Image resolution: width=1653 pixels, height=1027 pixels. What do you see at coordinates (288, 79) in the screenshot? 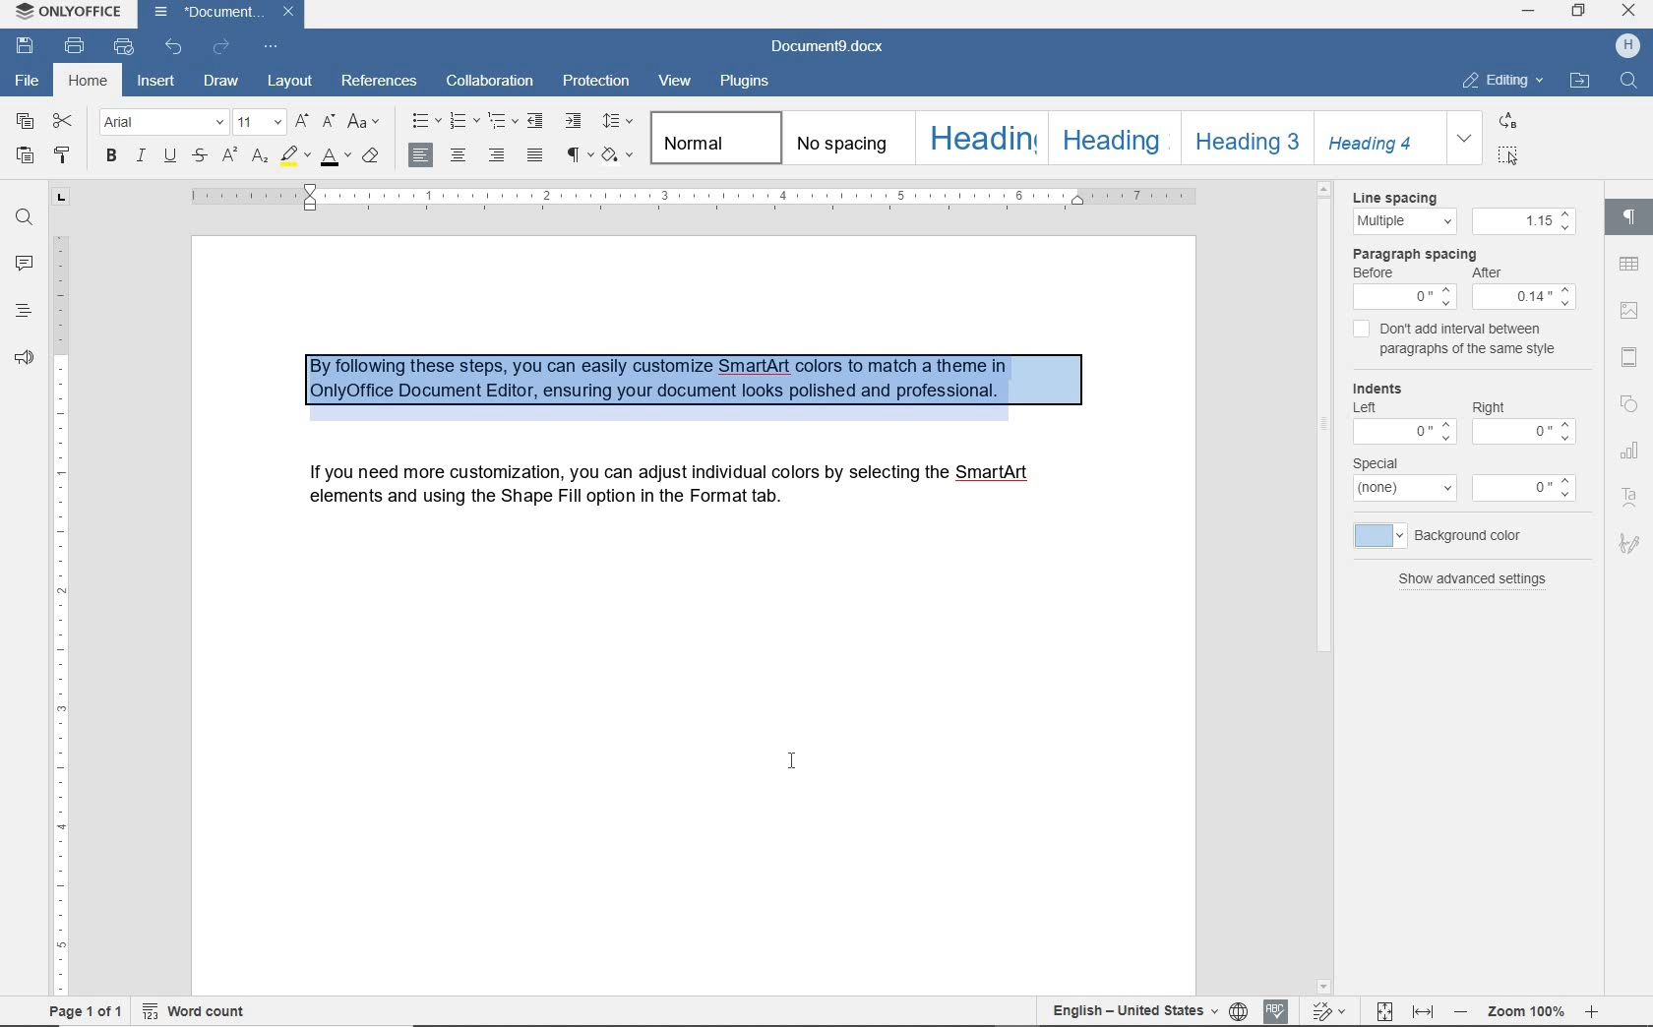
I see `layout` at bounding box center [288, 79].